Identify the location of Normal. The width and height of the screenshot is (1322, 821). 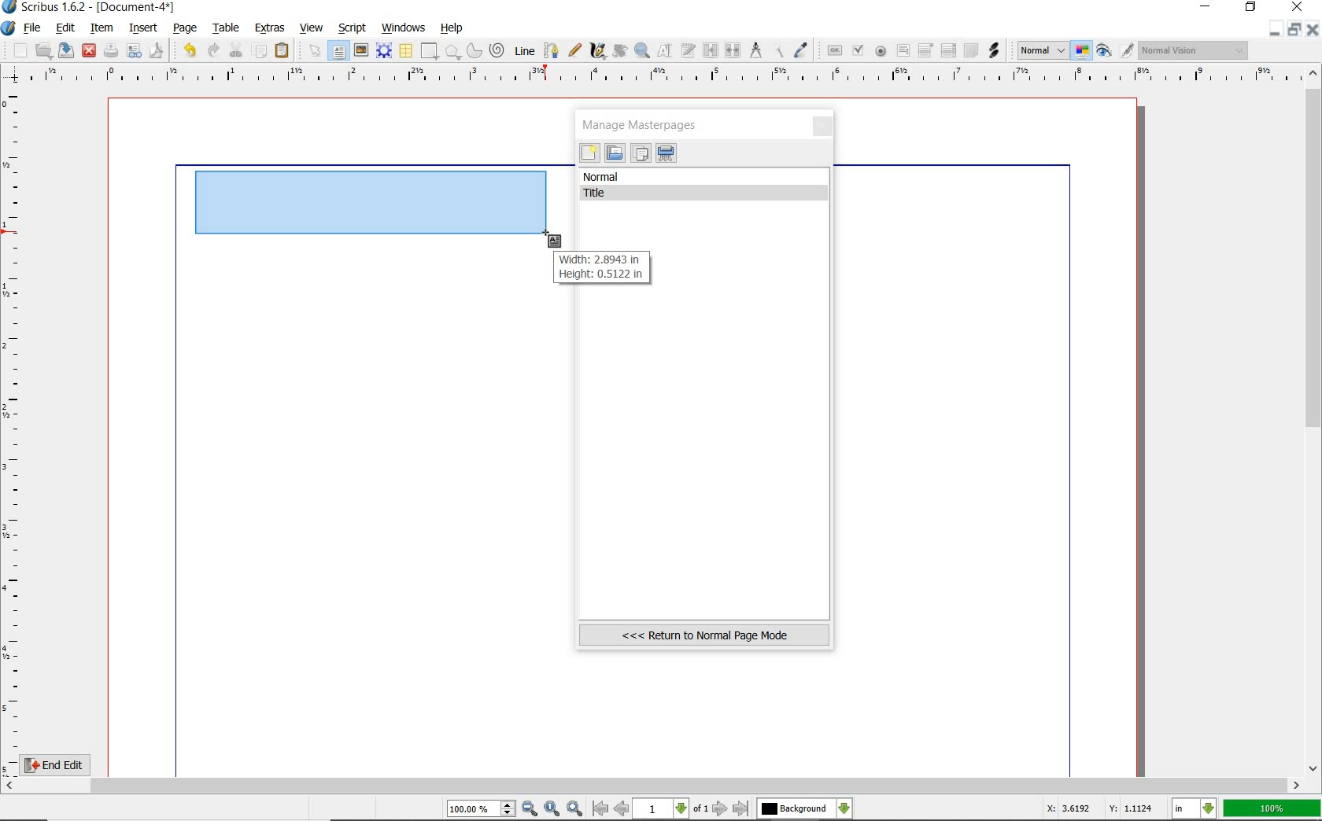
(1041, 50).